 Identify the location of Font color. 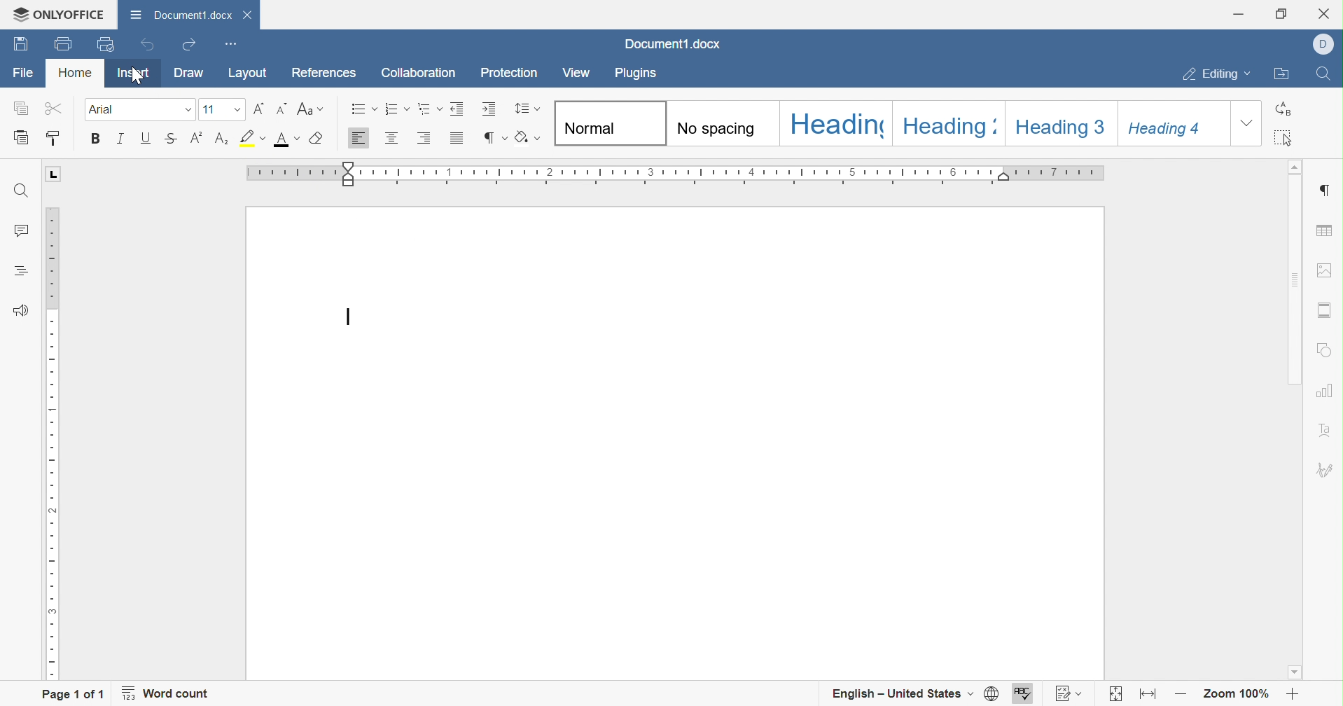
(286, 141).